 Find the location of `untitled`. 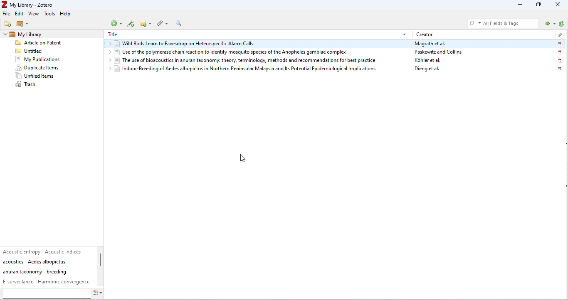

untitled is located at coordinates (29, 52).